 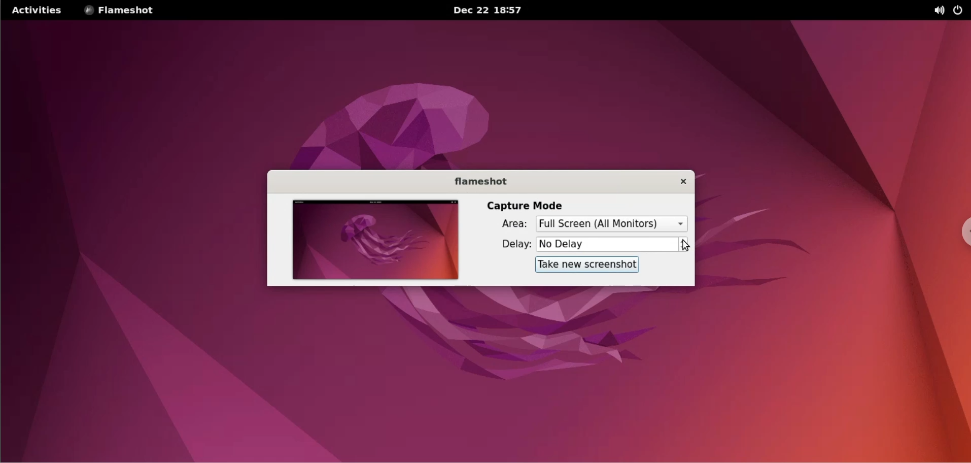 I want to click on flameshot, so click(x=474, y=181).